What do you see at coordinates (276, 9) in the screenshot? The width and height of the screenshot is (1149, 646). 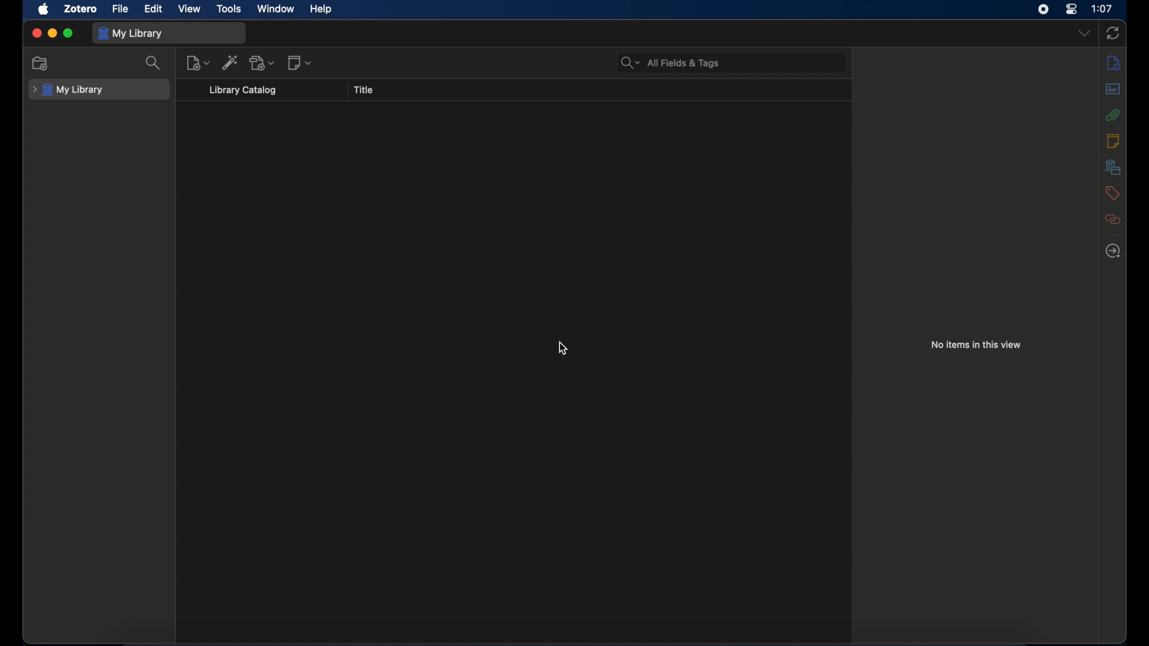 I see `window` at bounding box center [276, 9].